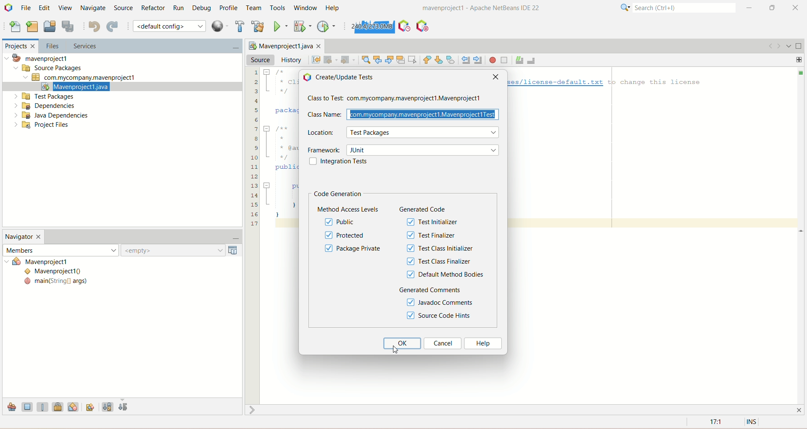 The height and width of the screenshot is (429, 807). I want to click on next bookmark, so click(440, 59).